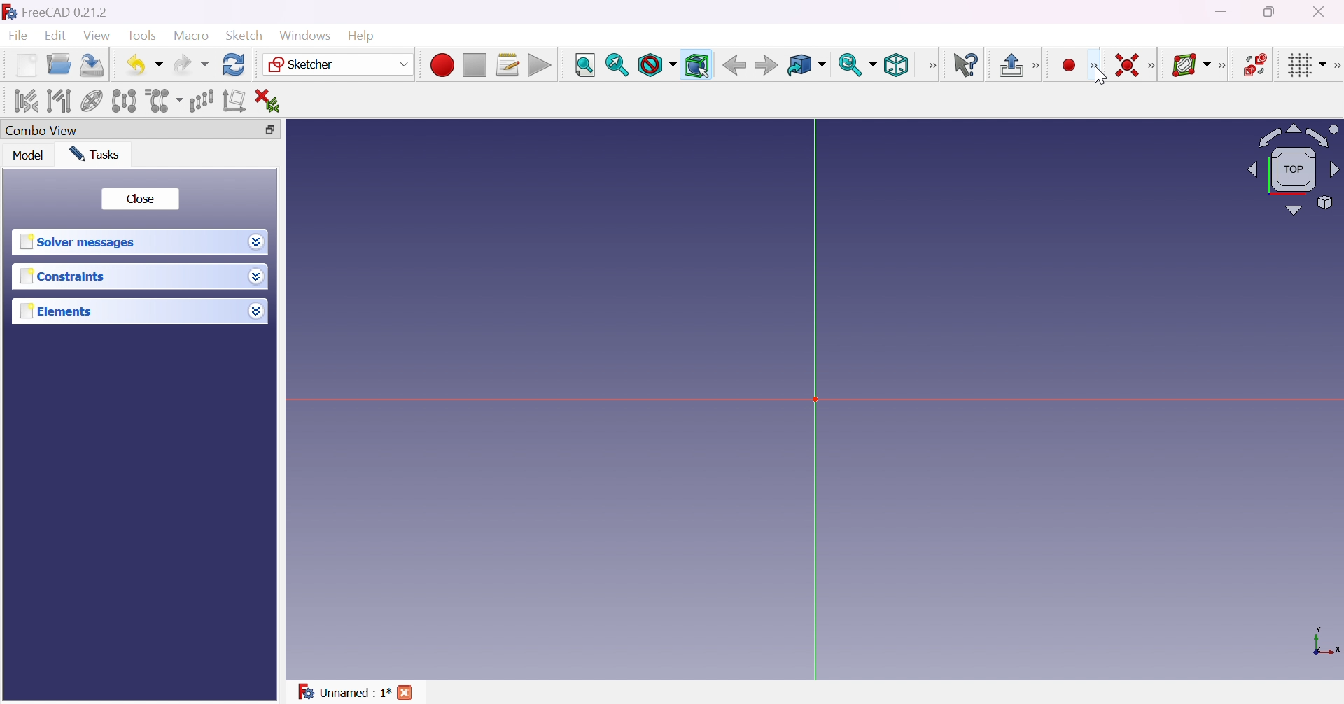 Image resolution: width=1344 pixels, height=704 pixels. Describe the element at coordinates (59, 101) in the screenshot. I see `Select associated geometry` at that location.